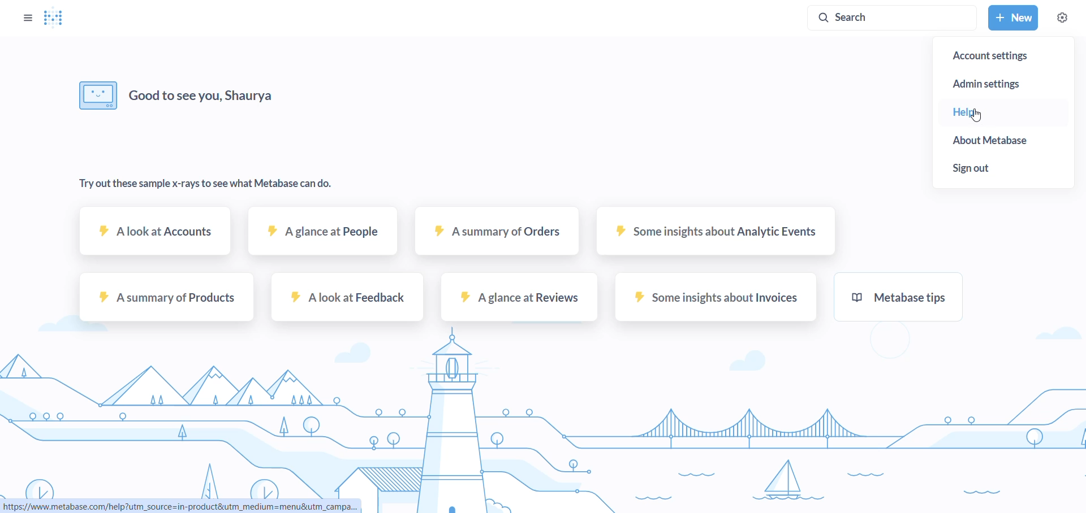 The width and height of the screenshot is (1086, 513). I want to click on new , so click(1013, 17).